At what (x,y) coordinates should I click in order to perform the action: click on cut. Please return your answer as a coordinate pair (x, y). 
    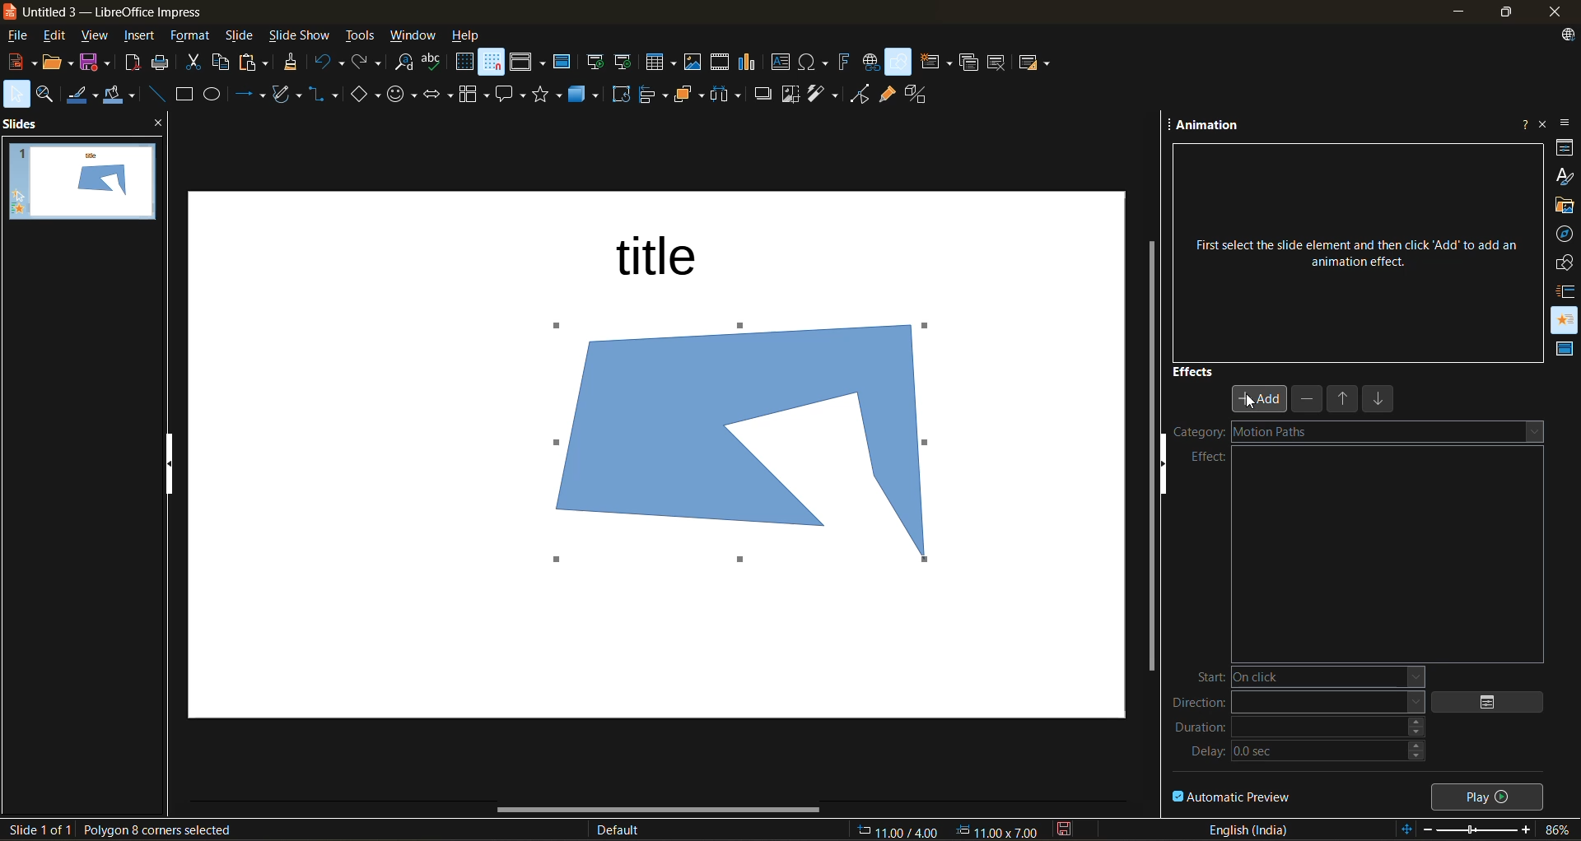
    Looking at the image, I should click on (195, 63).